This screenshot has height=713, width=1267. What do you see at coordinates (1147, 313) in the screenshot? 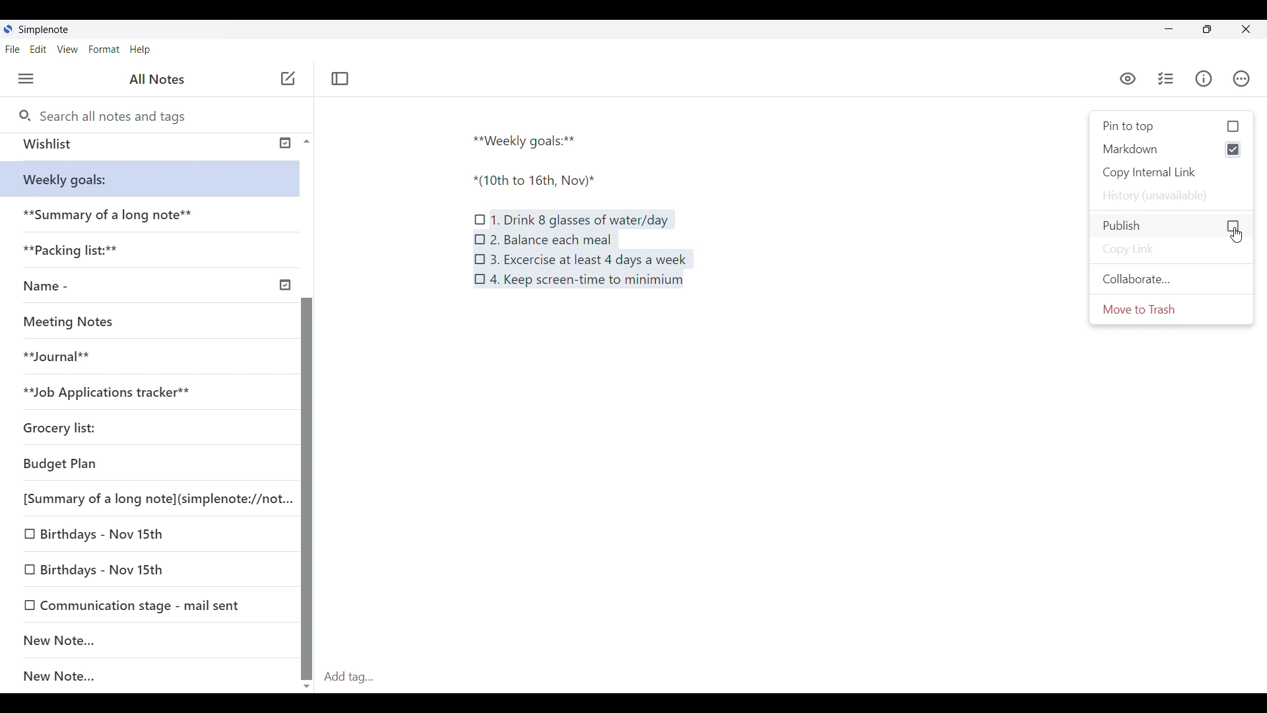
I see `Move to trash` at bounding box center [1147, 313].